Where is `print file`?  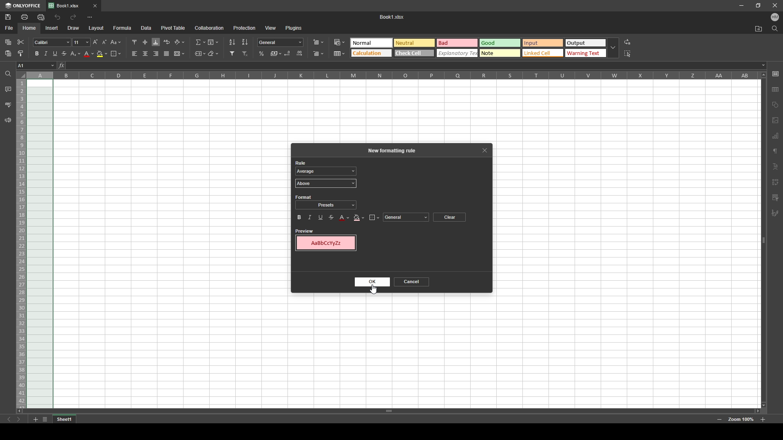 print file is located at coordinates (24, 17).